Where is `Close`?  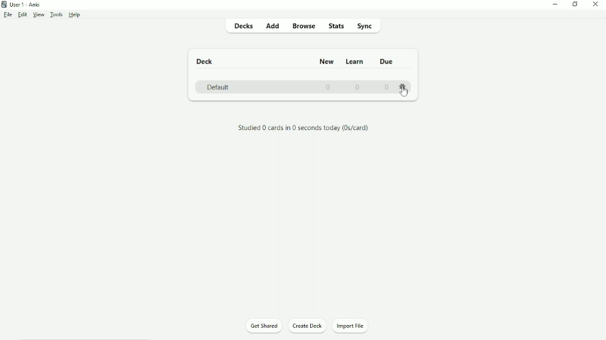 Close is located at coordinates (597, 4).